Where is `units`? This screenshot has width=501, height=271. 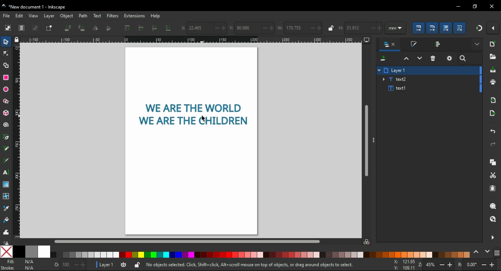 units is located at coordinates (396, 28).